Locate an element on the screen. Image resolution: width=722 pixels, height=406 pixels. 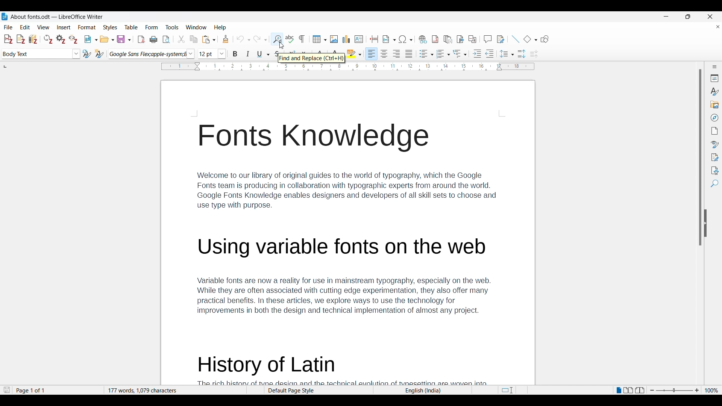
Edit menu is located at coordinates (25, 27).